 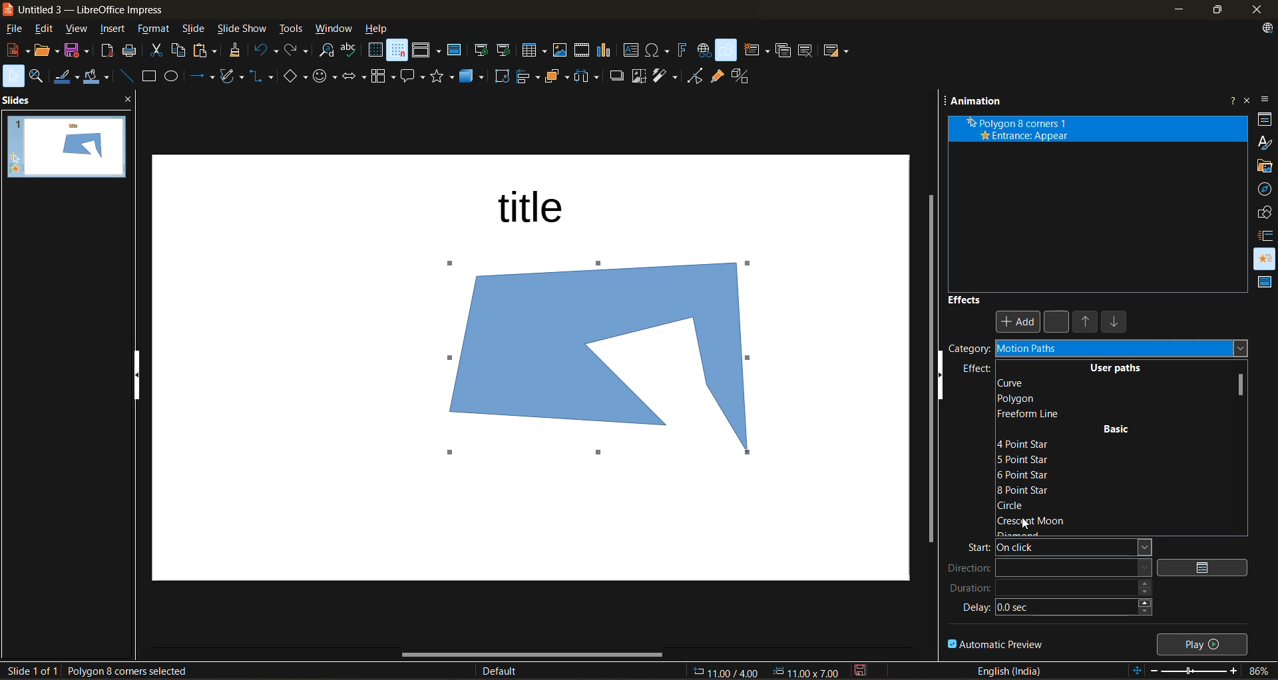 I want to click on click to save, so click(x=859, y=670).